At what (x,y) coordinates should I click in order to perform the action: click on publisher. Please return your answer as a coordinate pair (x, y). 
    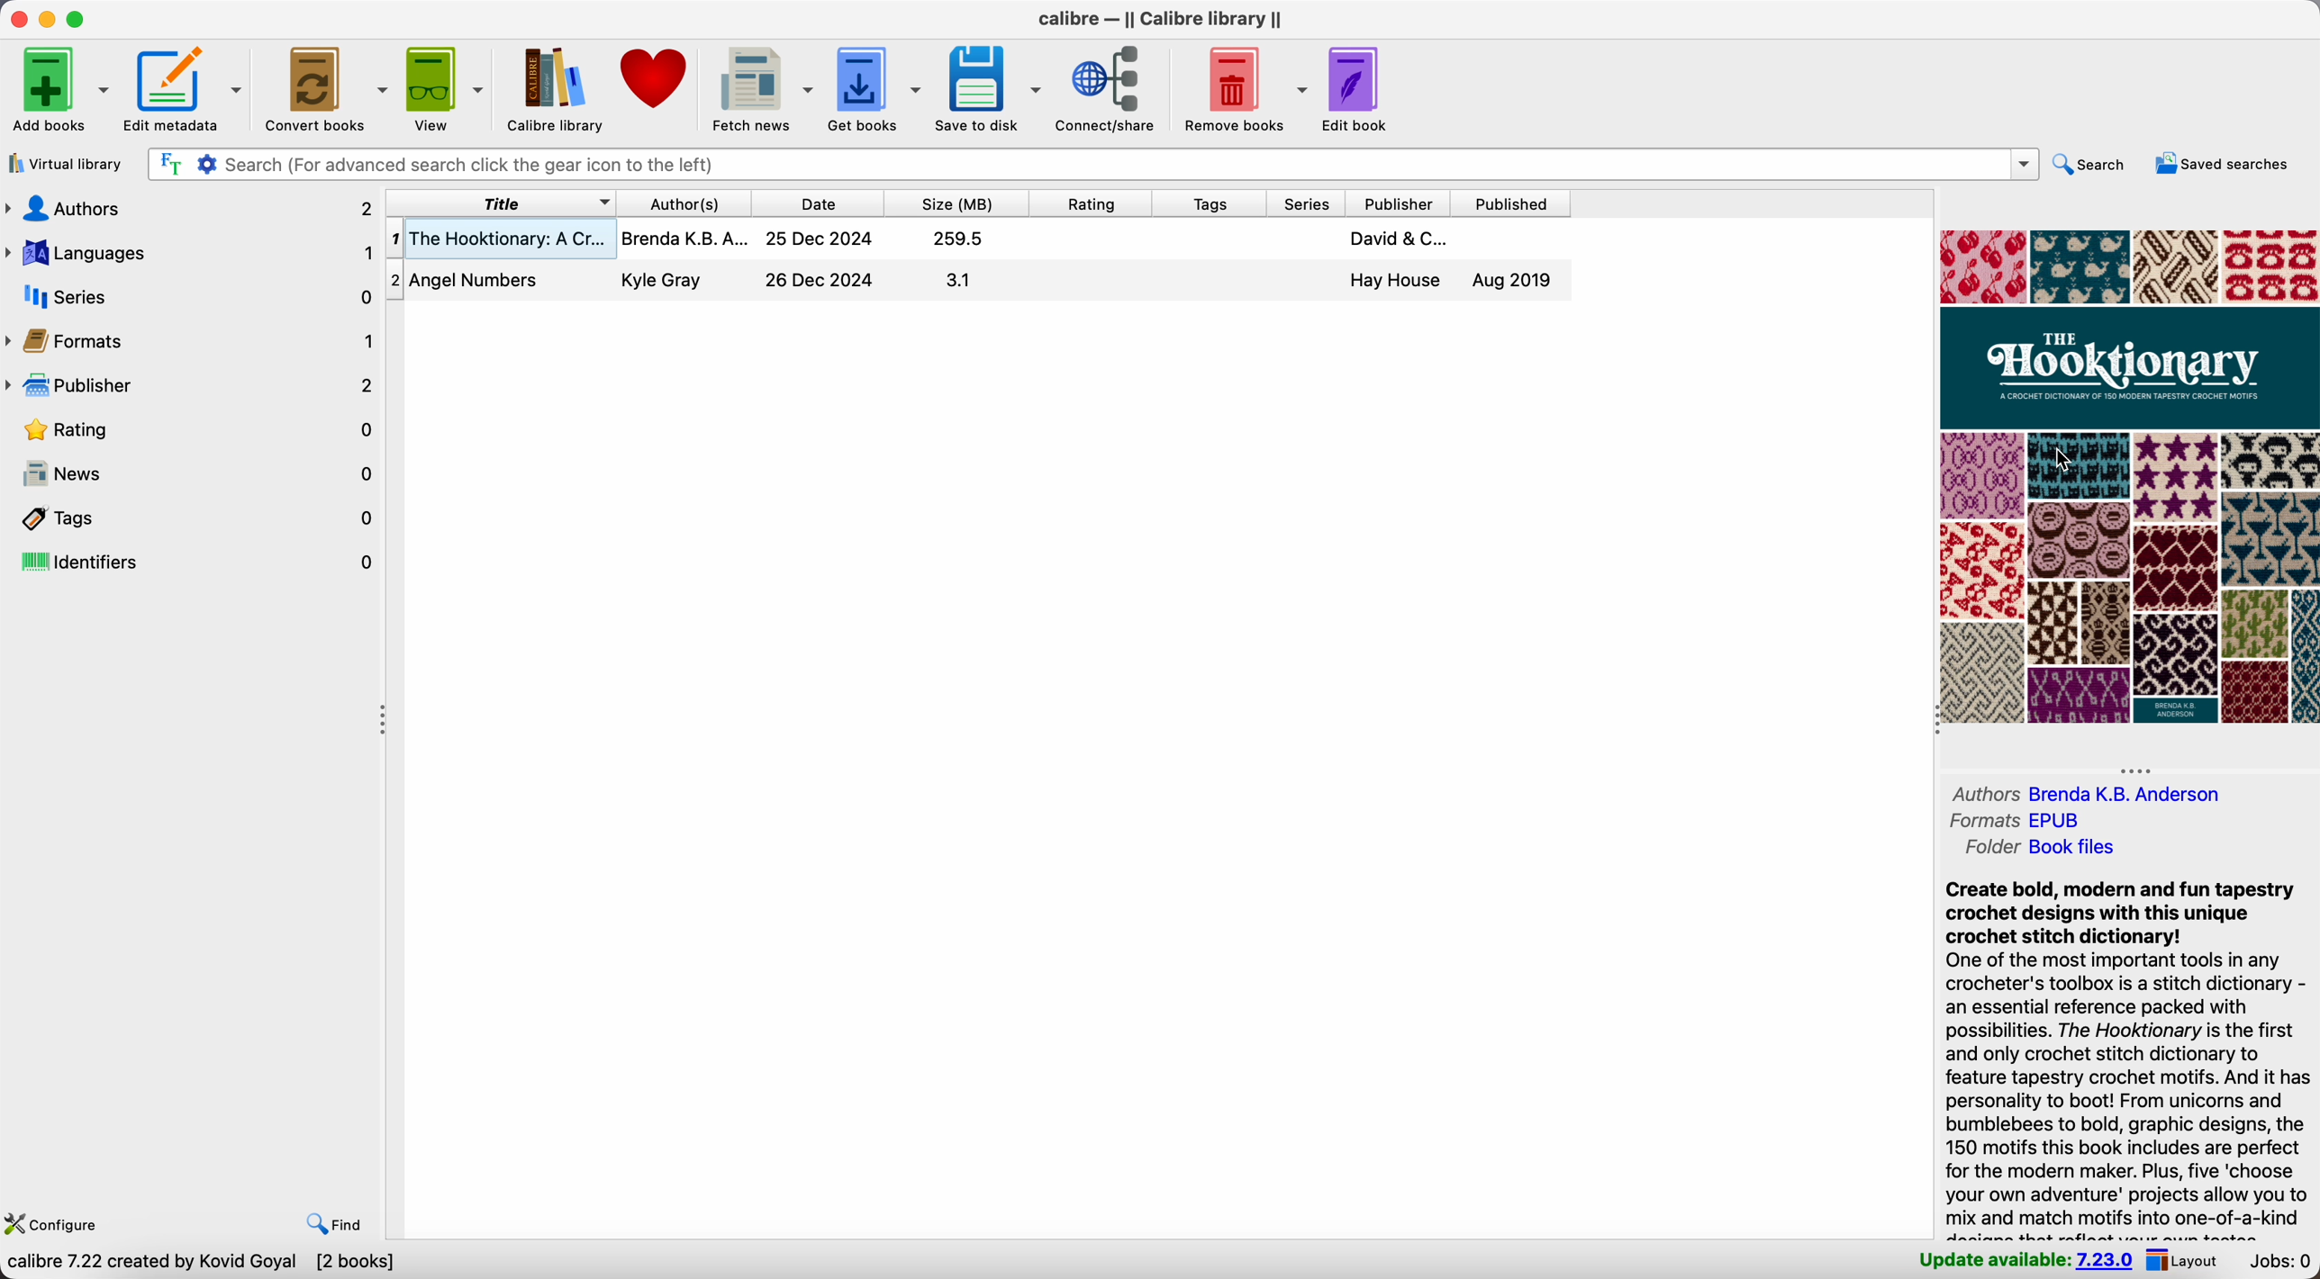
    Looking at the image, I should click on (193, 390).